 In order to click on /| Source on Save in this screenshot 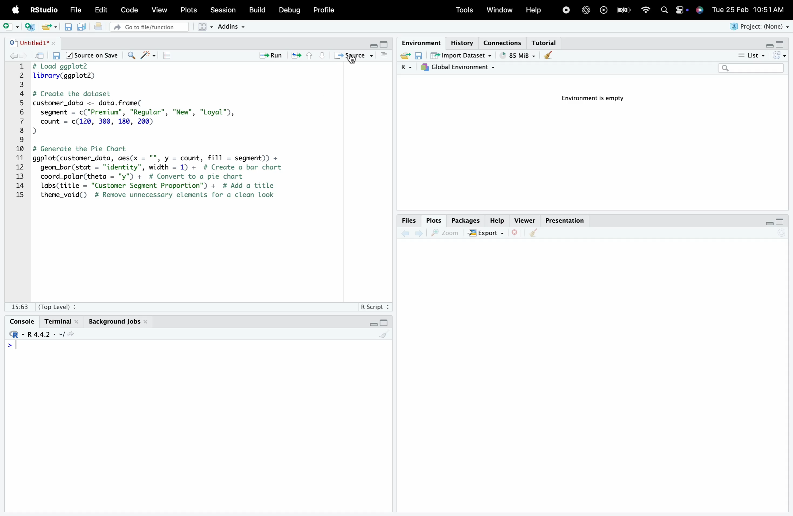, I will do `click(92, 55)`.